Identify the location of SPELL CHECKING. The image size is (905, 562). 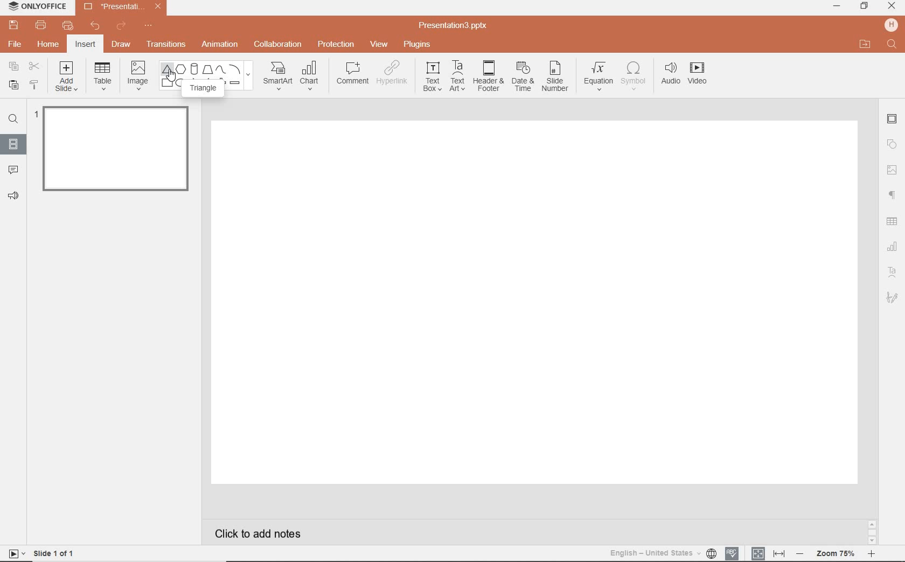
(735, 552).